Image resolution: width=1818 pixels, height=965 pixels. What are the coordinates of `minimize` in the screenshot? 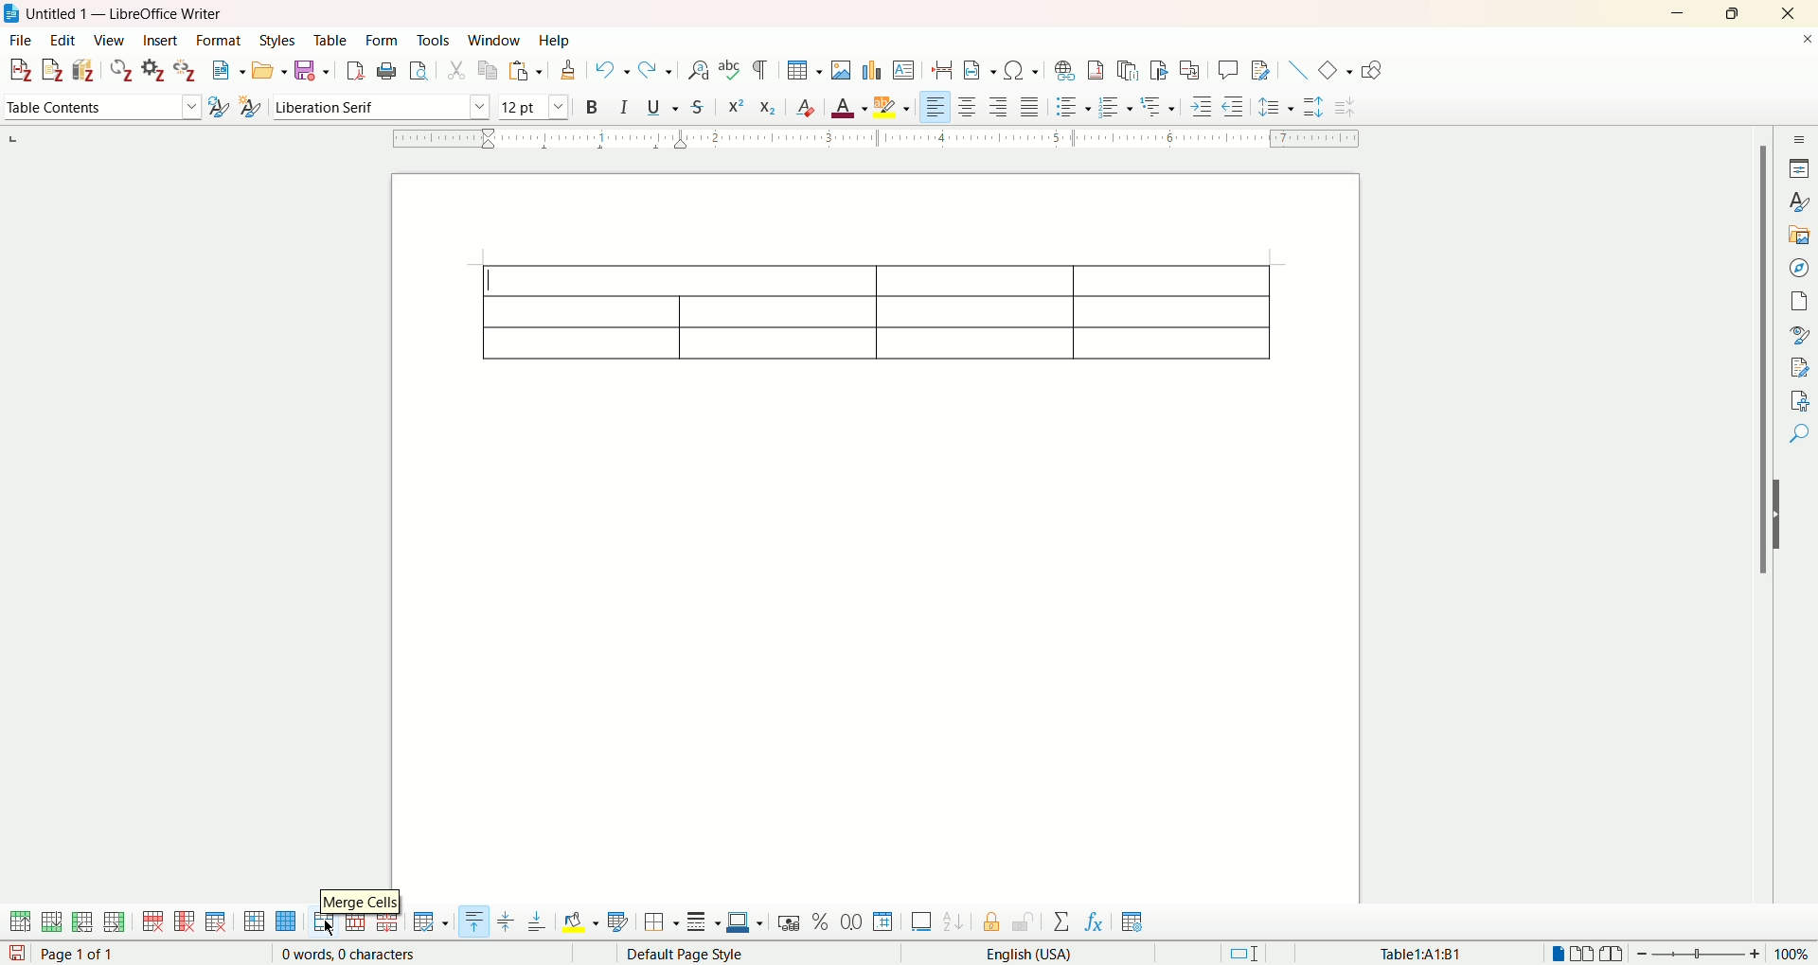 It's located at (1670, 15).